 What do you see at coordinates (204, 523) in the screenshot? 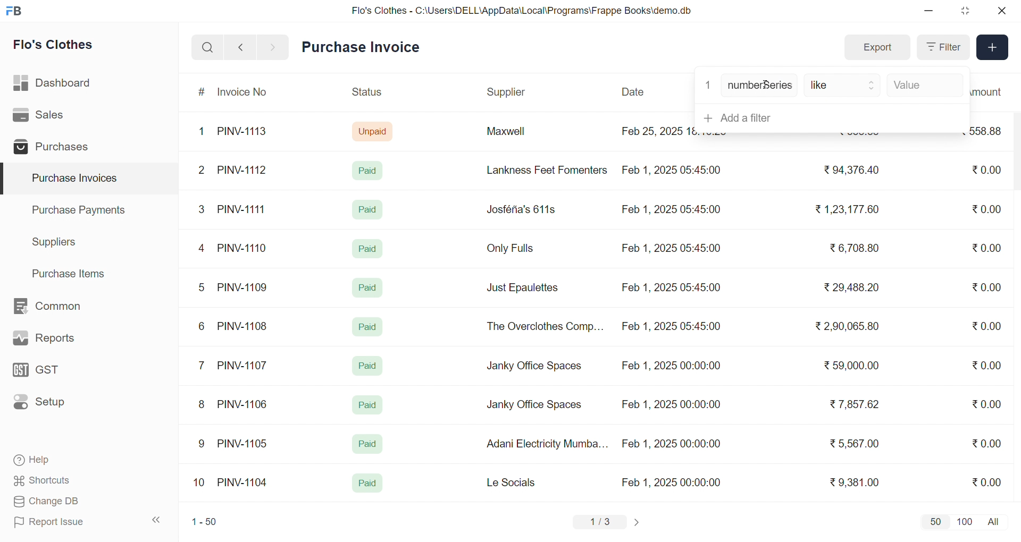
I see `1-50` at bounding box center [204, 523].